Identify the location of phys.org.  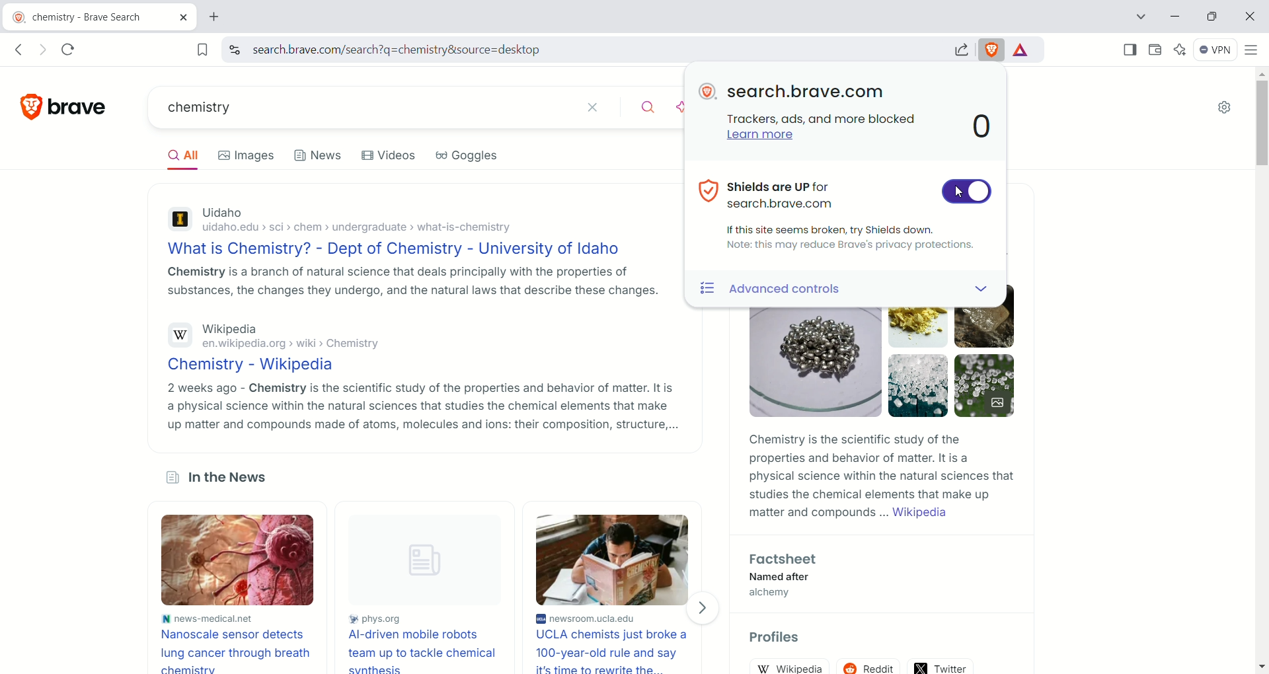
(420, 620).